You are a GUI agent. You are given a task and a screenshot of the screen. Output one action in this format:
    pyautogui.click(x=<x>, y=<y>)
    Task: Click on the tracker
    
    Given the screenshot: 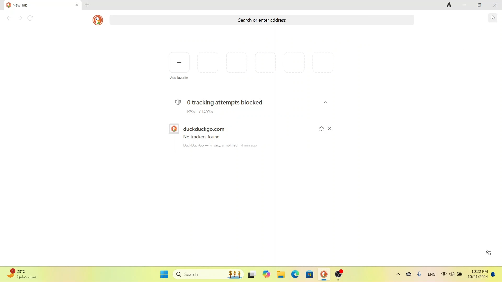 What is the action you would take?
    pyautogui.click(x=245, y=105)
    